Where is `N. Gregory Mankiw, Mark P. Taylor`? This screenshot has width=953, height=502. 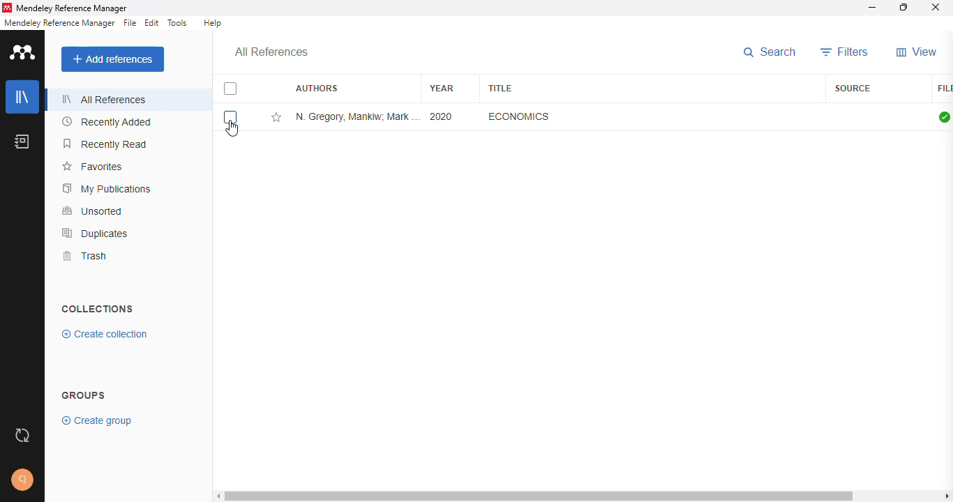
N. Gregory Mankiw, Mark P. Taylor is located at coordinates (357, 116).